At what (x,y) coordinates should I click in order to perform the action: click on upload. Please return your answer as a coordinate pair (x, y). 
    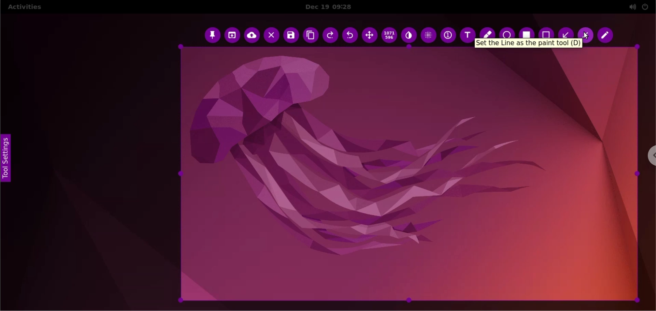
    Looking at the image, I should click on (252, 35).